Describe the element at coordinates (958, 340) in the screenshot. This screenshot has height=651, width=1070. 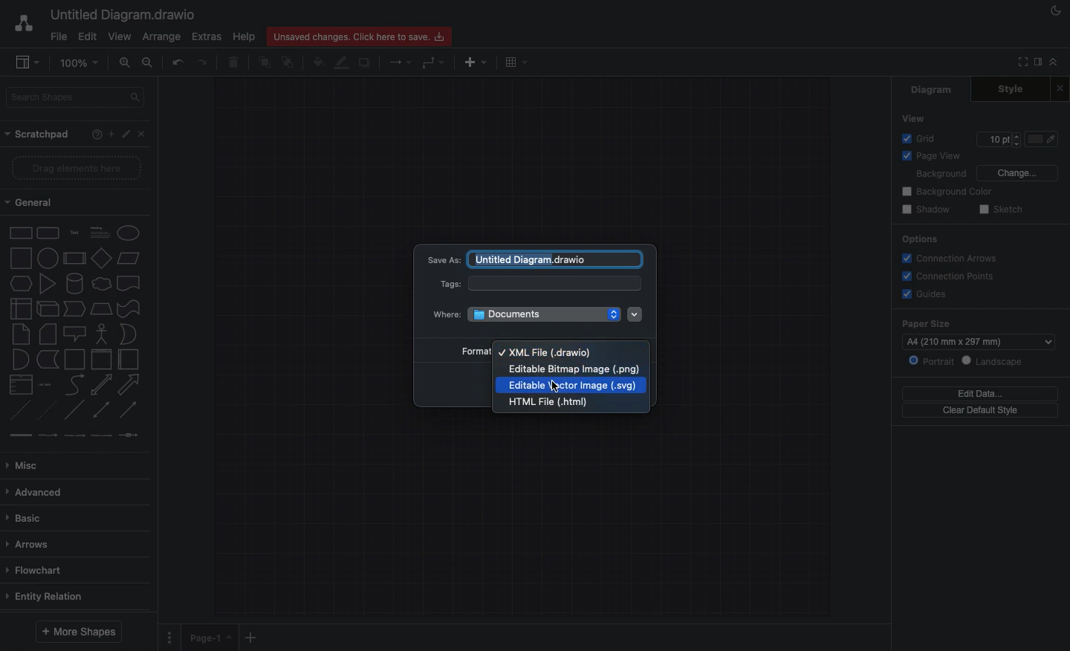
I see `a4 (210mm*297mm)` at that location.